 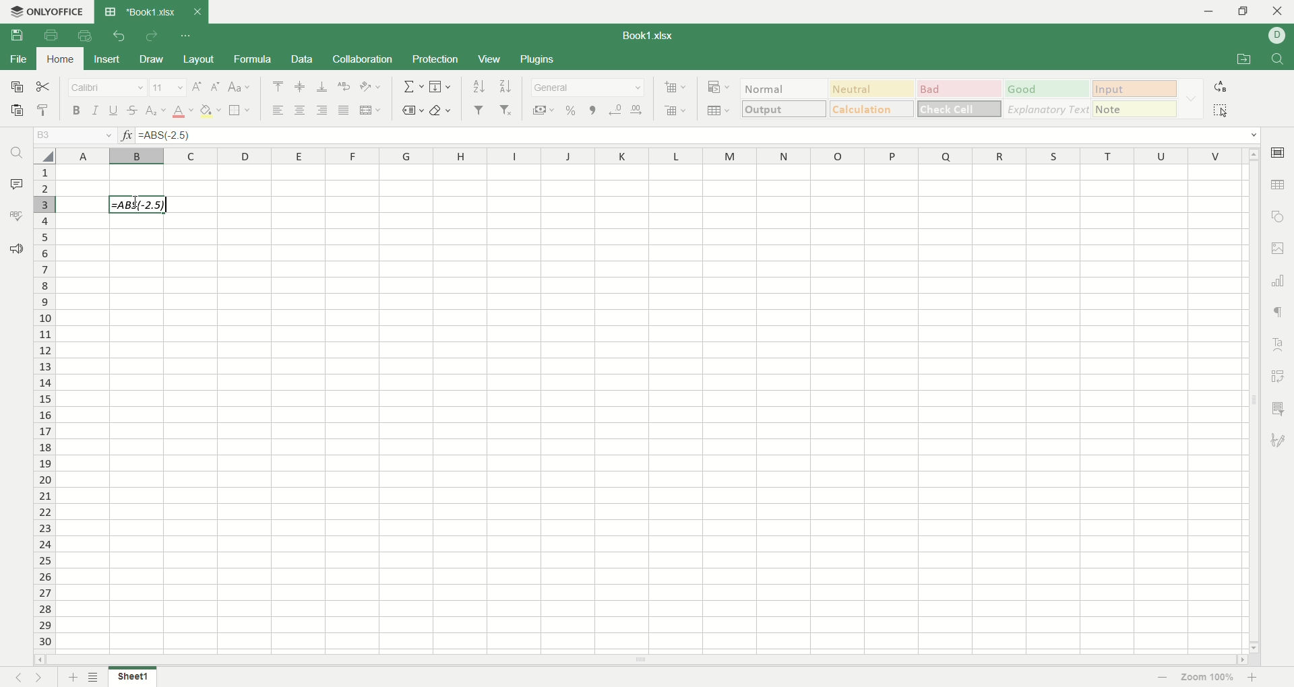 I want to click on subscript/superscript, so click(x=157, y=110).